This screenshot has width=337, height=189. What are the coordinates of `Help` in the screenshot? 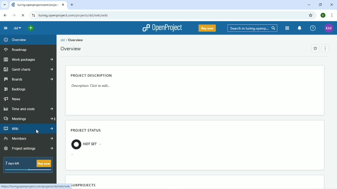 It's located at (313, 28).